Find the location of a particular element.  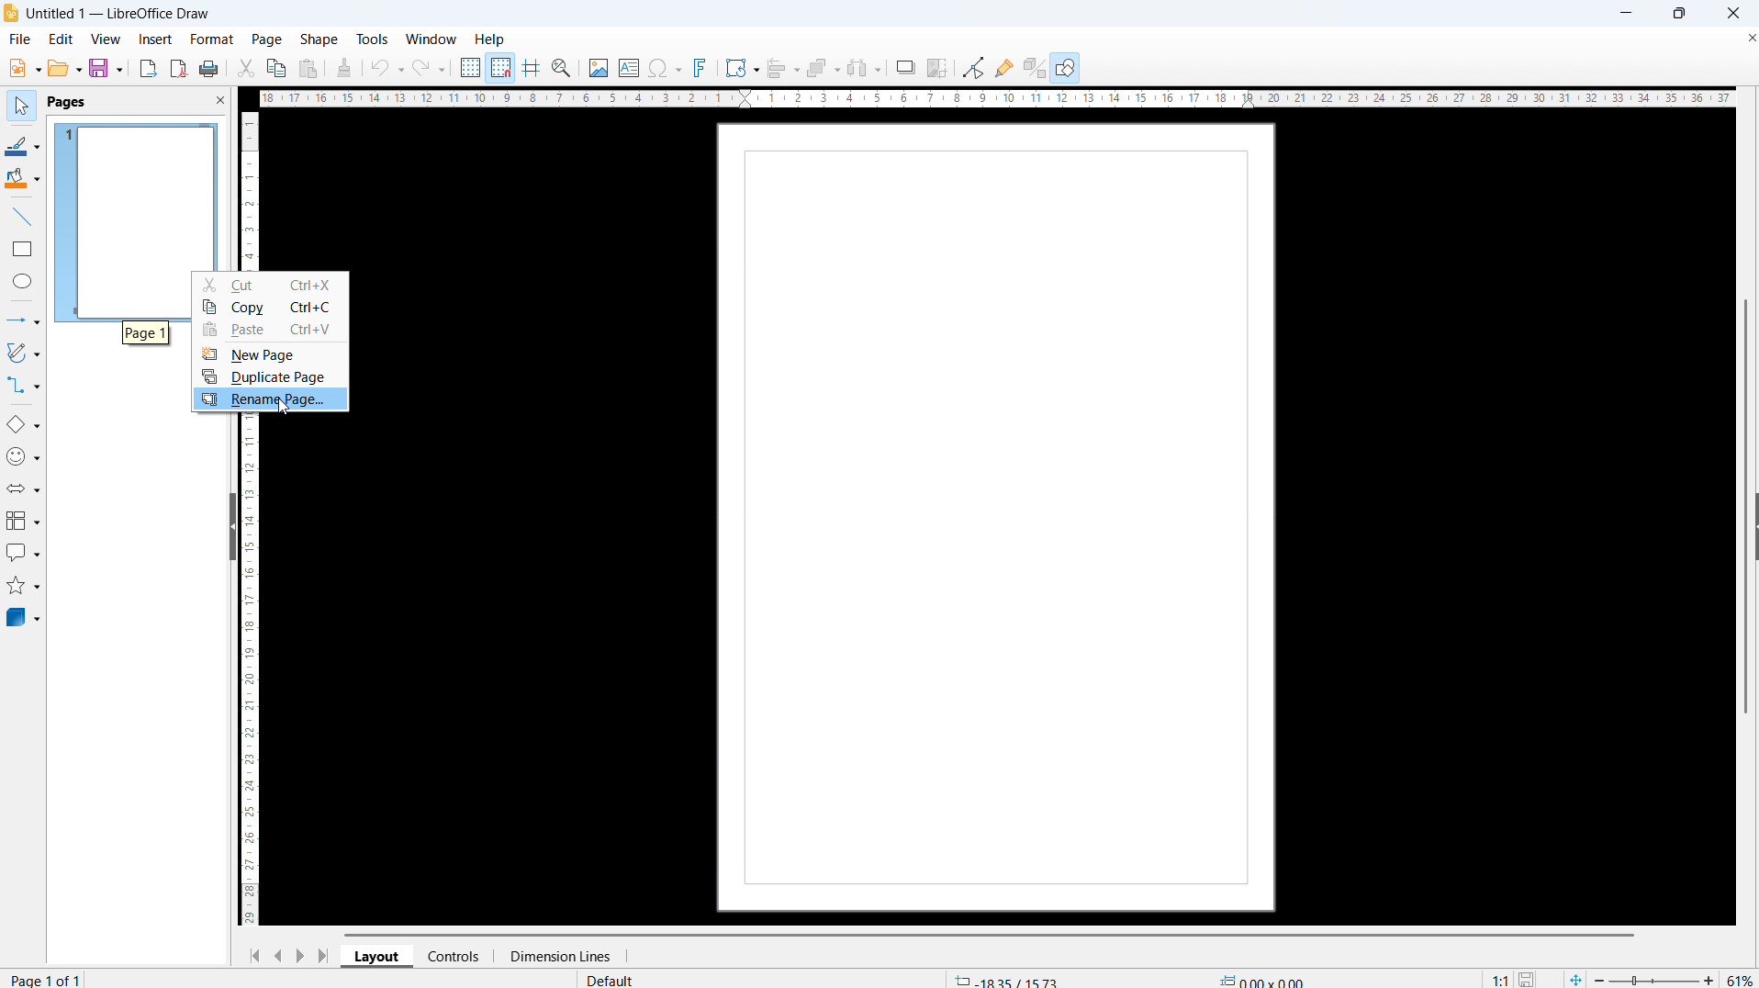

hide pane is located at coordinates (233, 528).